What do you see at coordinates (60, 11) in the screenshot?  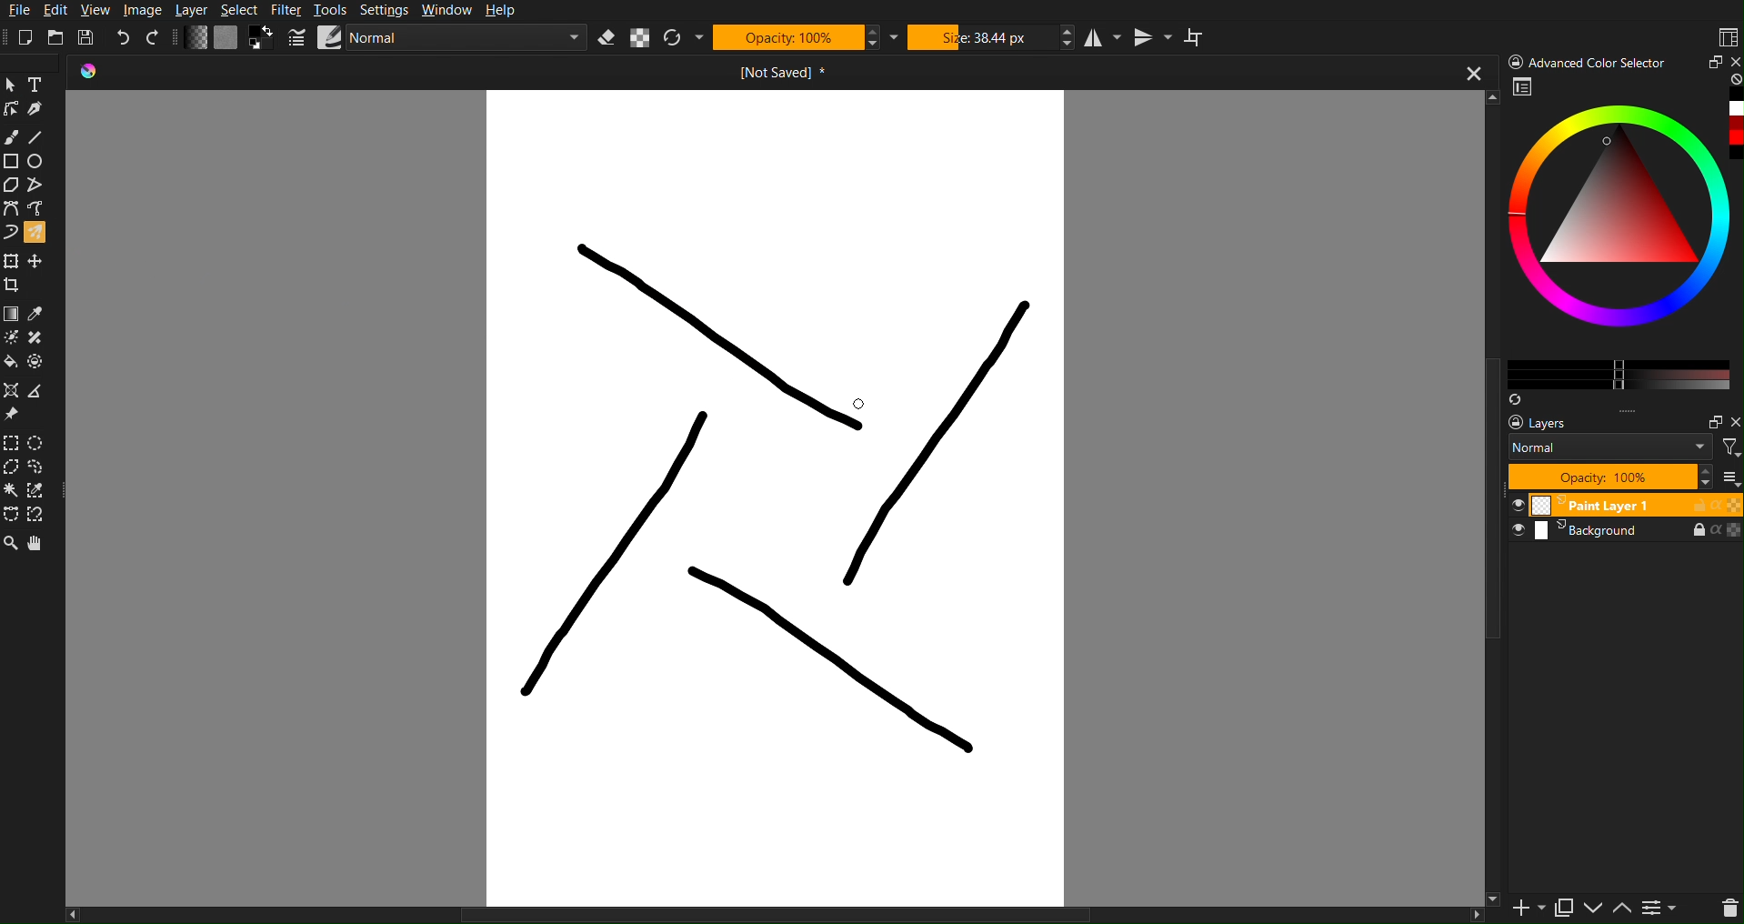 I see `Edit` at bounding box center [60, 11].